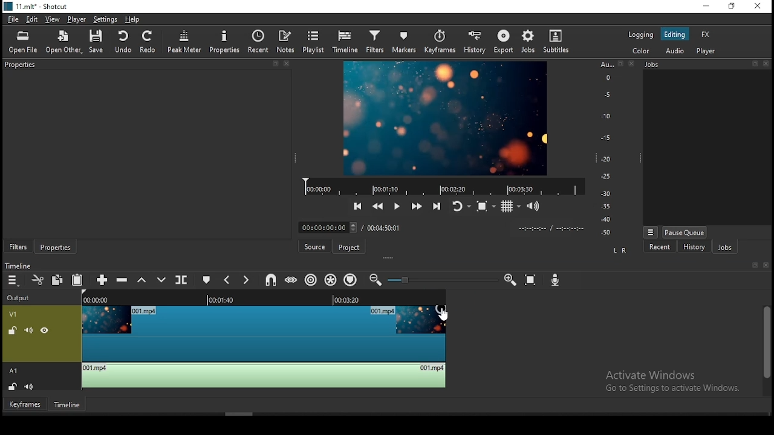  What do you see at coordinates (444, 187) in the screenshot?
I see `video progress bar` at bounding box center [444, 187].